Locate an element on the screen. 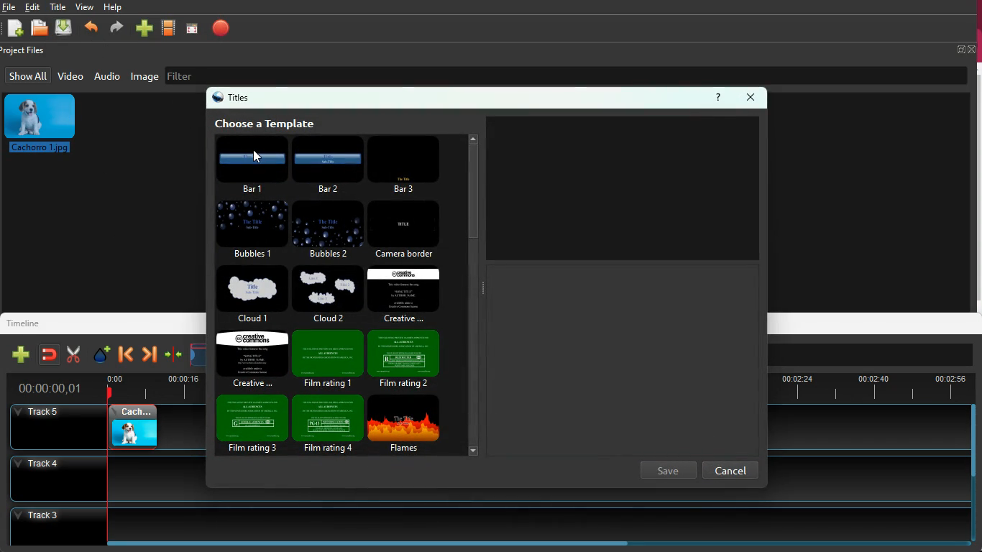 This screenshot has height=552, width=982. flames is located at coordinates (404, 423).